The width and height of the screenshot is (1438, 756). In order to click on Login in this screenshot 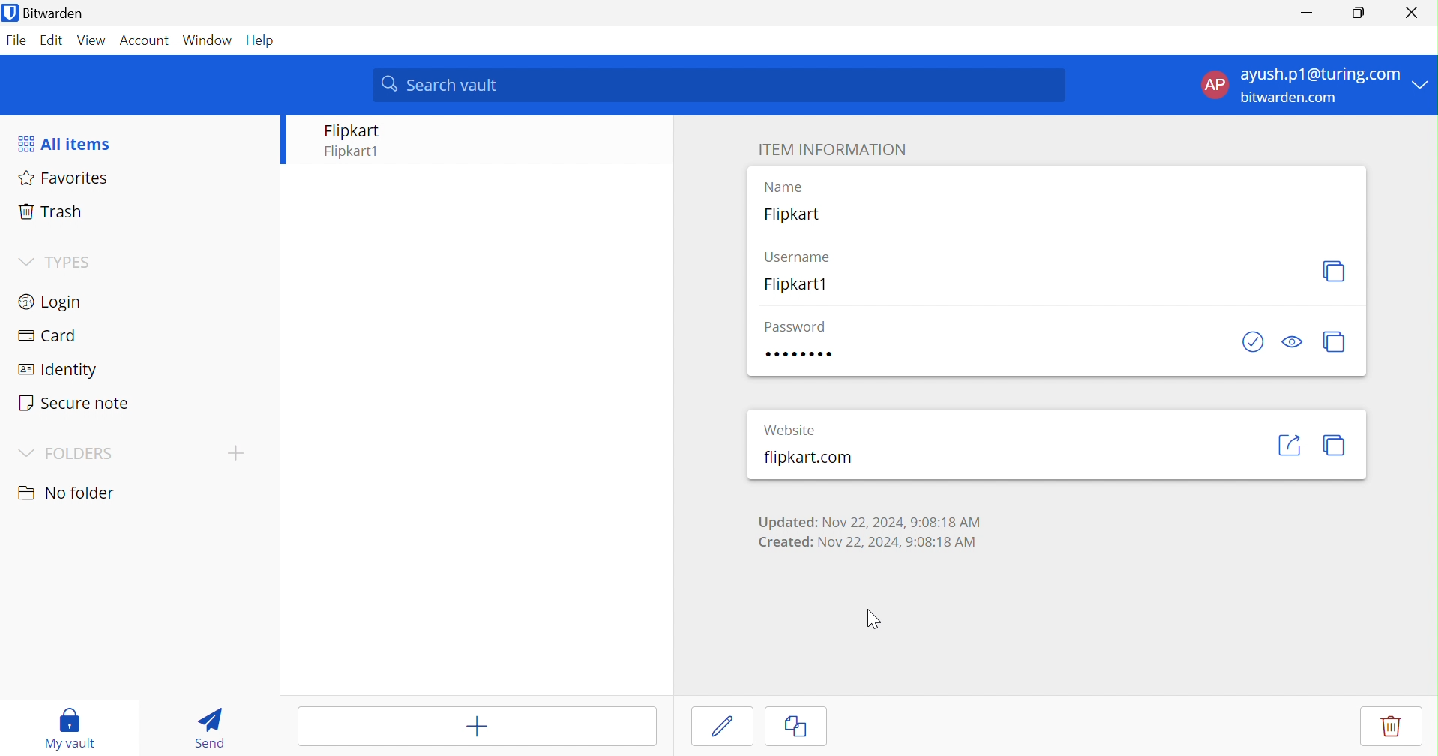, I will do `click(53, 304)`.